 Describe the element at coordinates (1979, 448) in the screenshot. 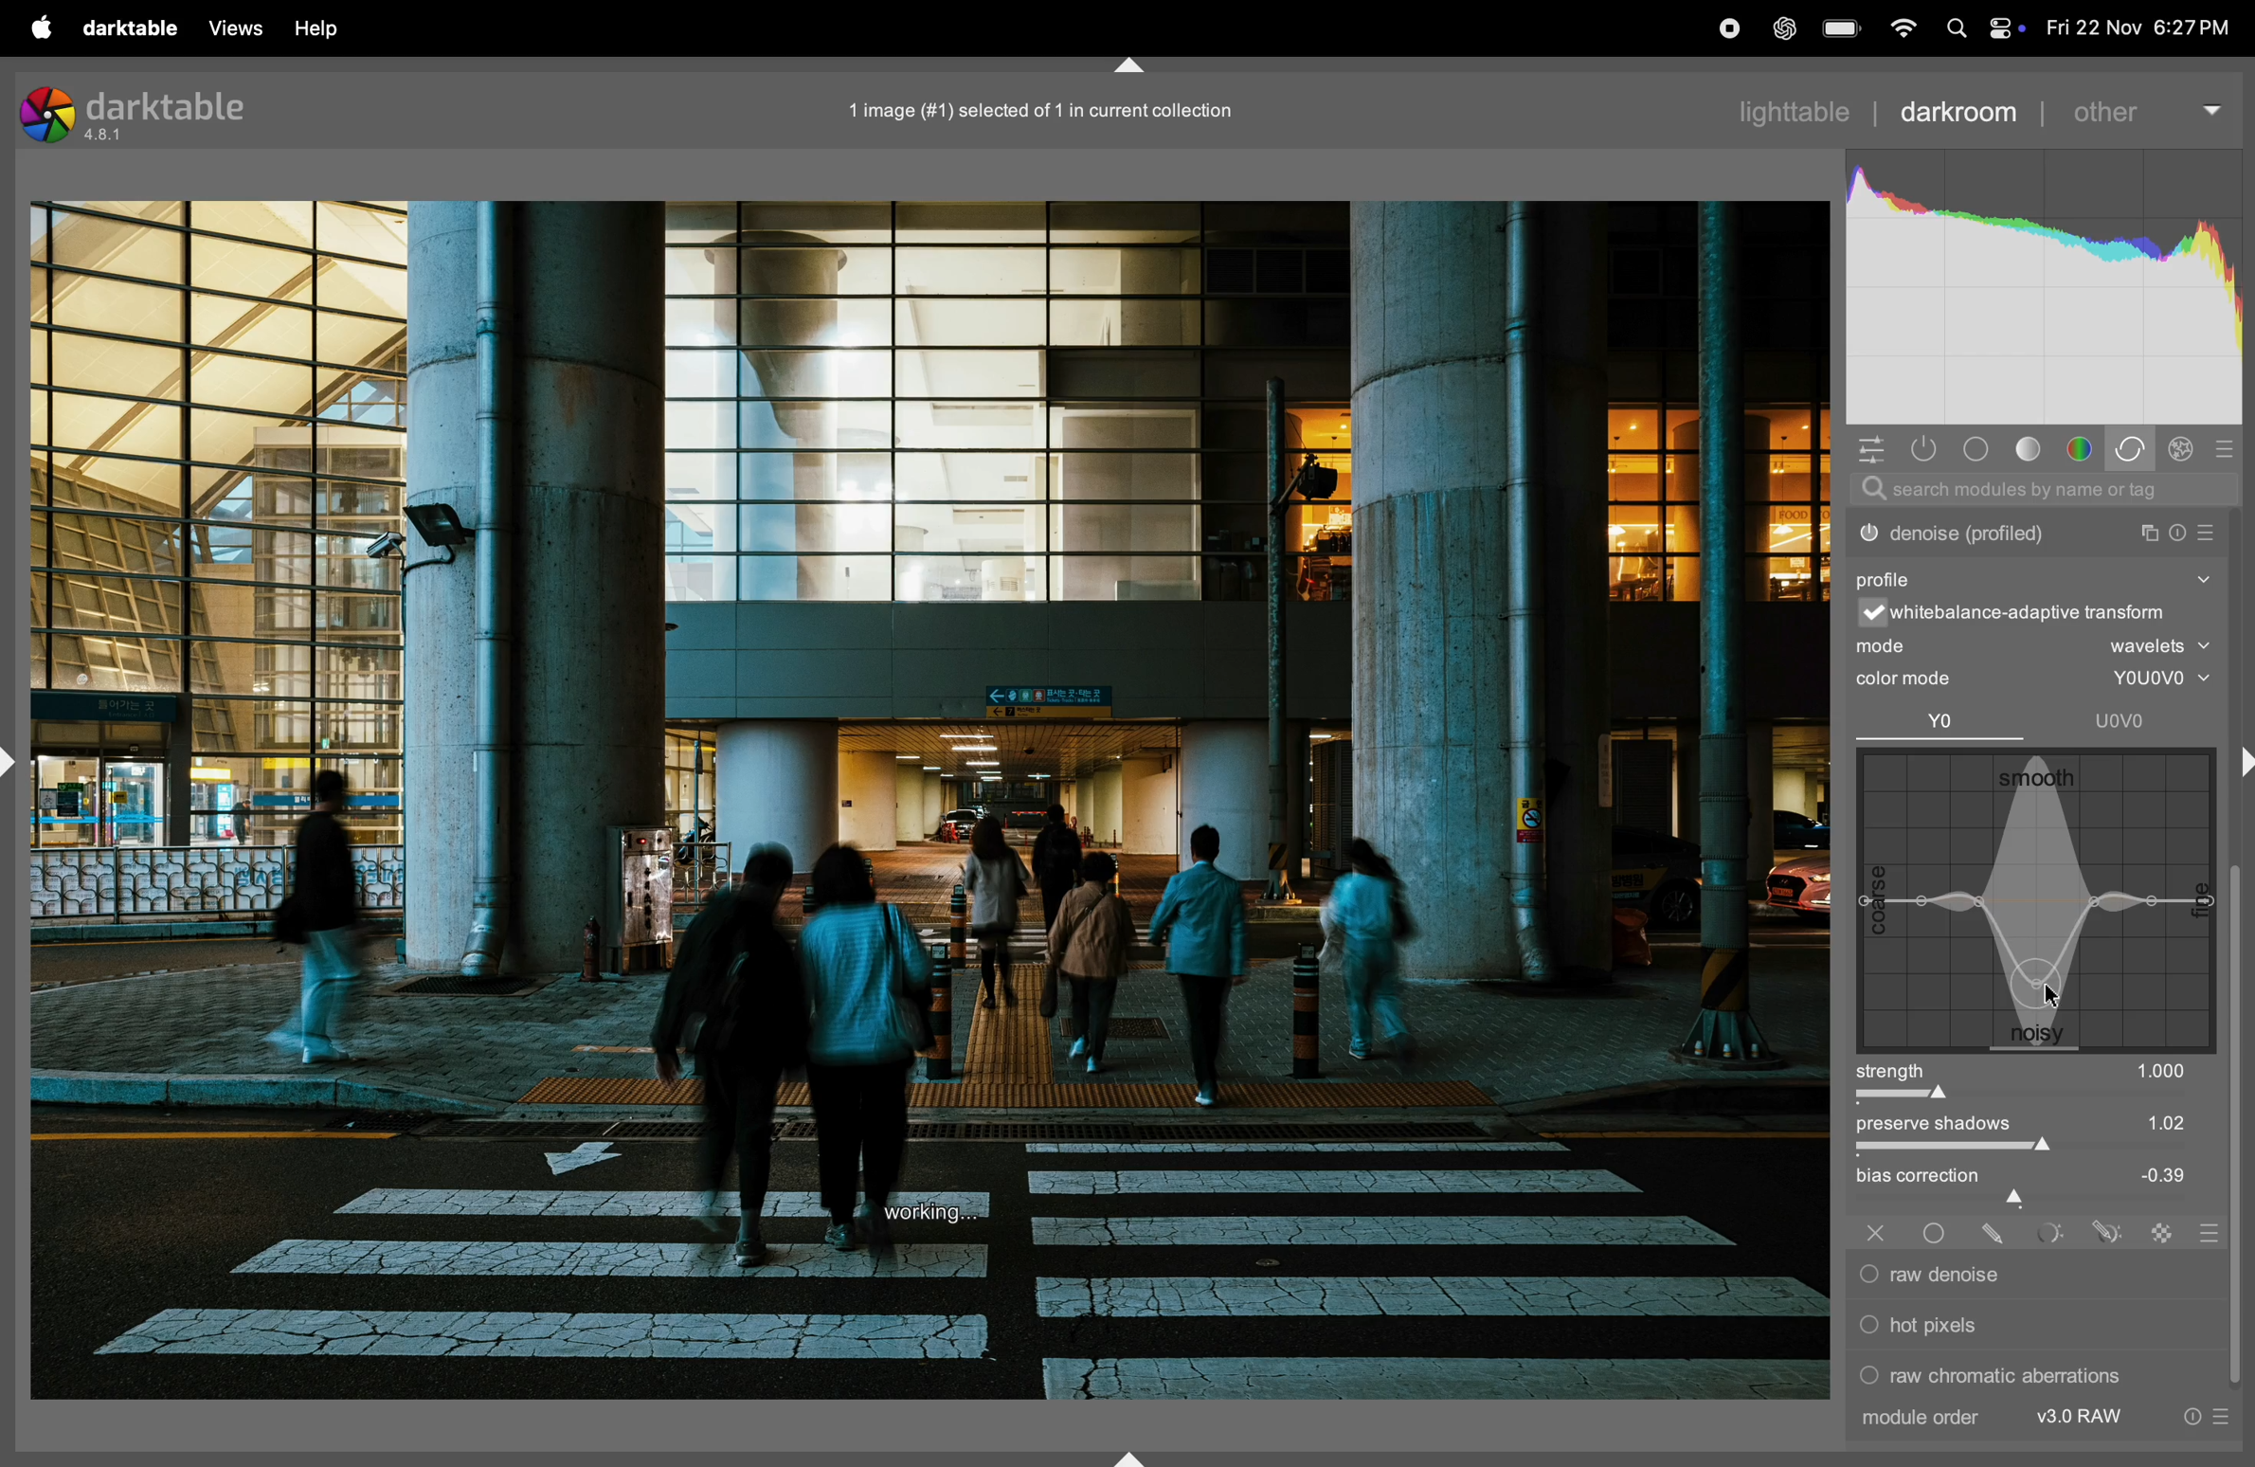

I see `tone` at that location.